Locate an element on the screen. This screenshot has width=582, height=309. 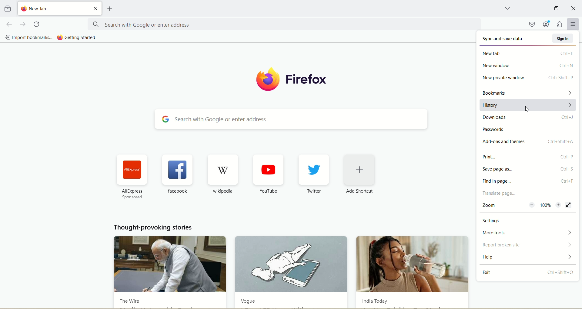
history is located at coordinates (529, 105).